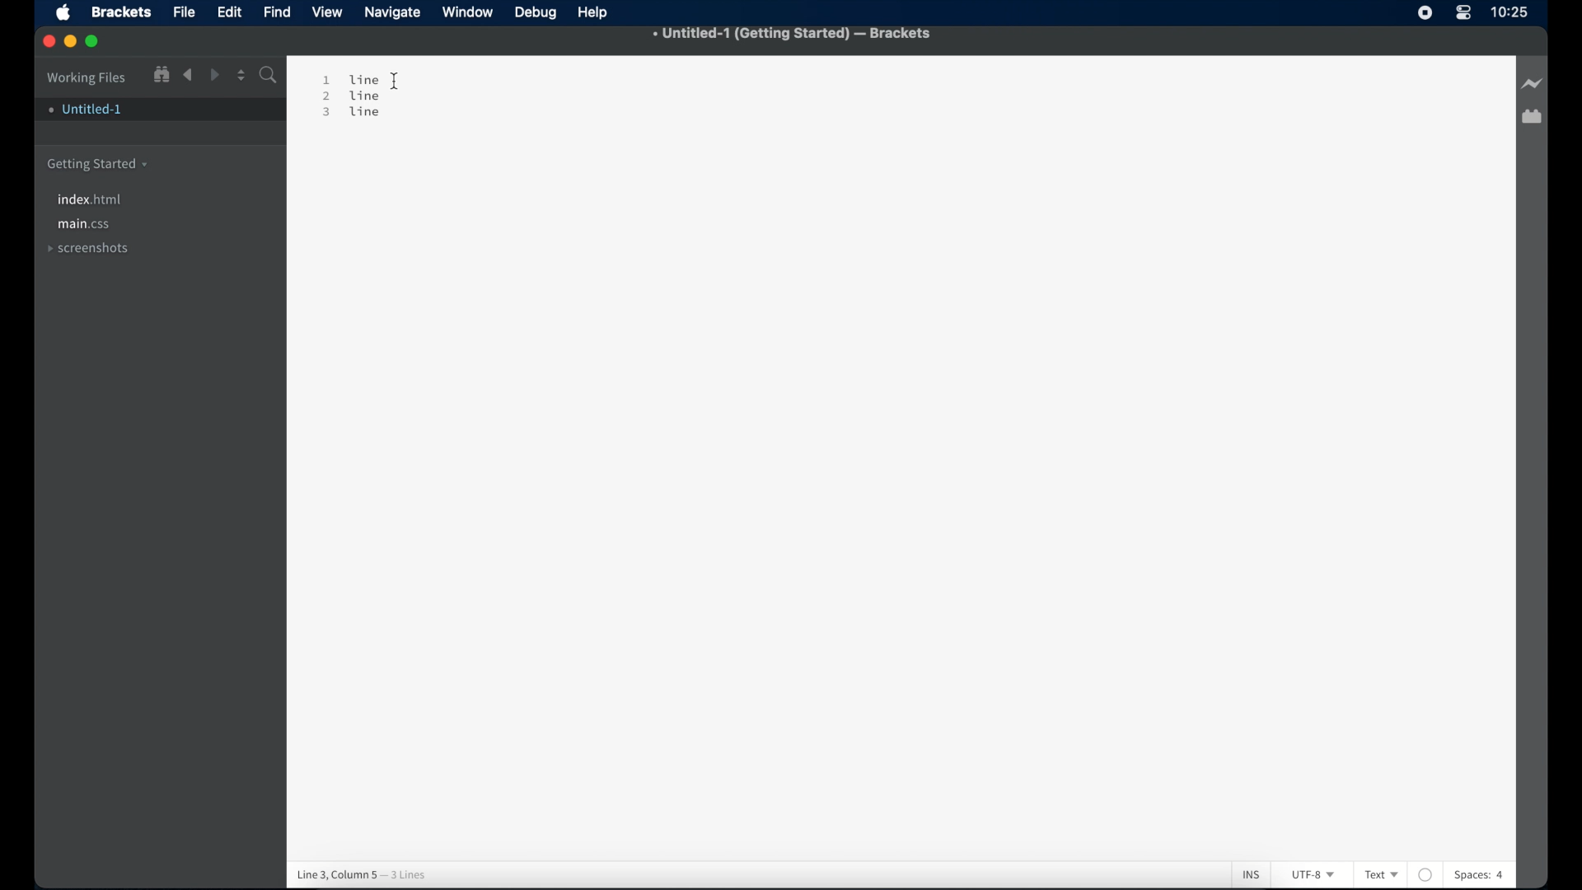  What do you see at coordinates (269, 76) in the screenshot?
I see `find in files` at bounding box center [269, 76].